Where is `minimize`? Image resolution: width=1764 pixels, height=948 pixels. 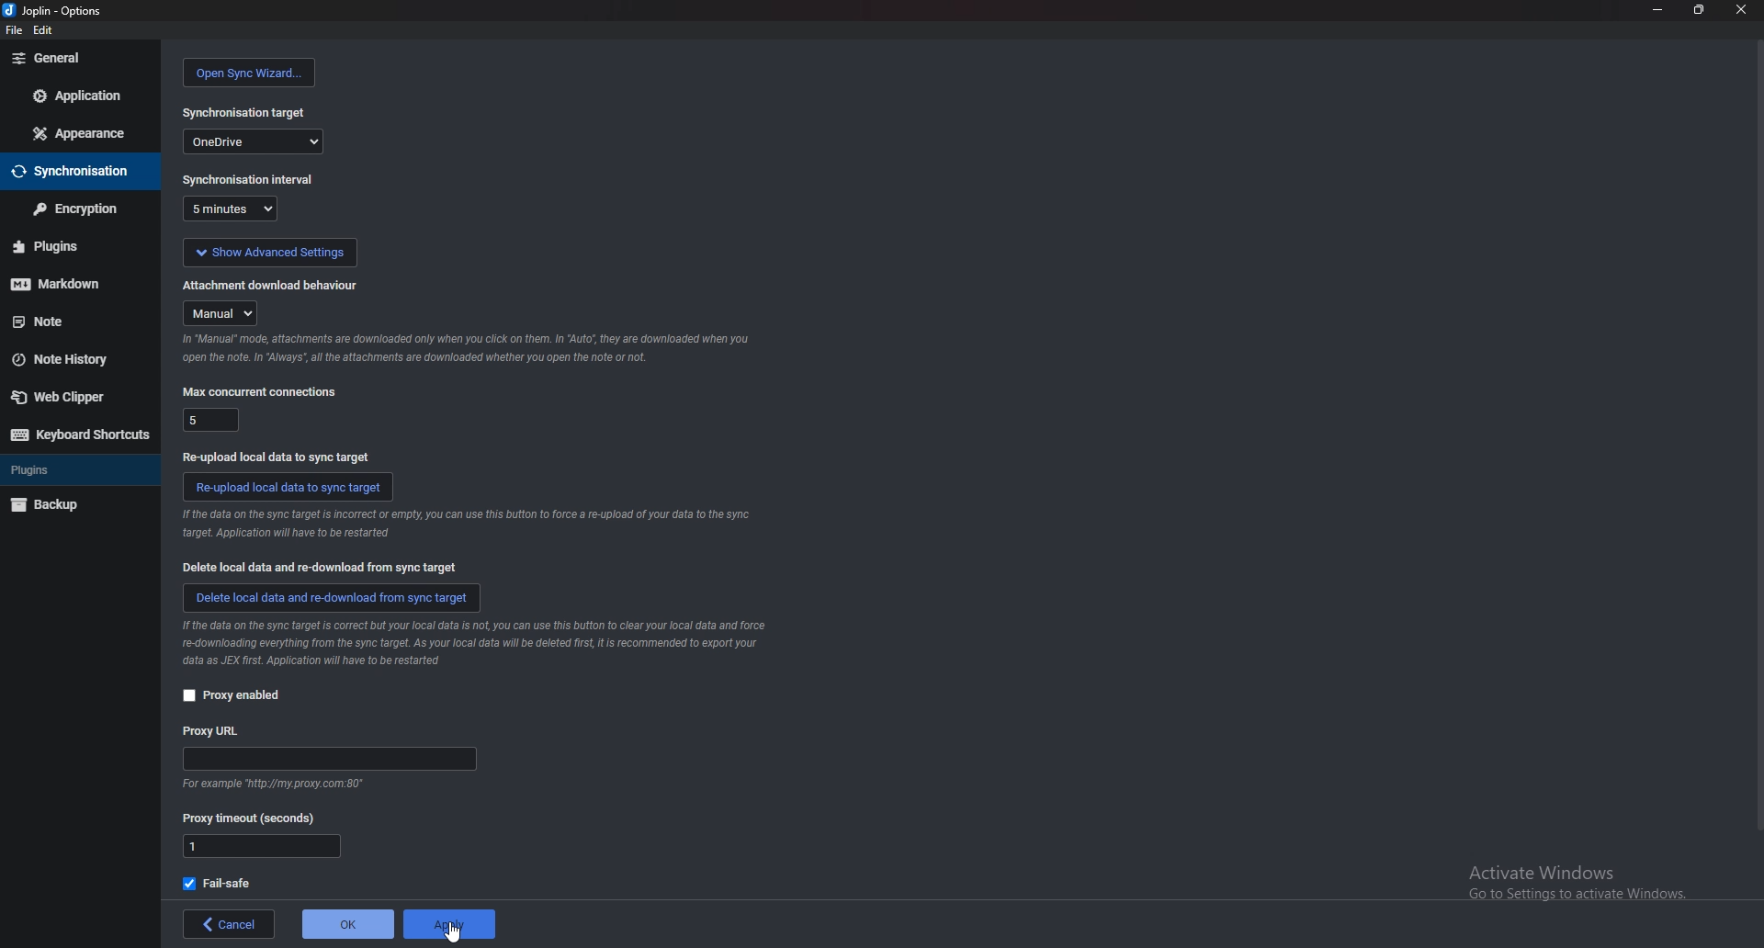
minimize is located at coordinates (1657, 8).